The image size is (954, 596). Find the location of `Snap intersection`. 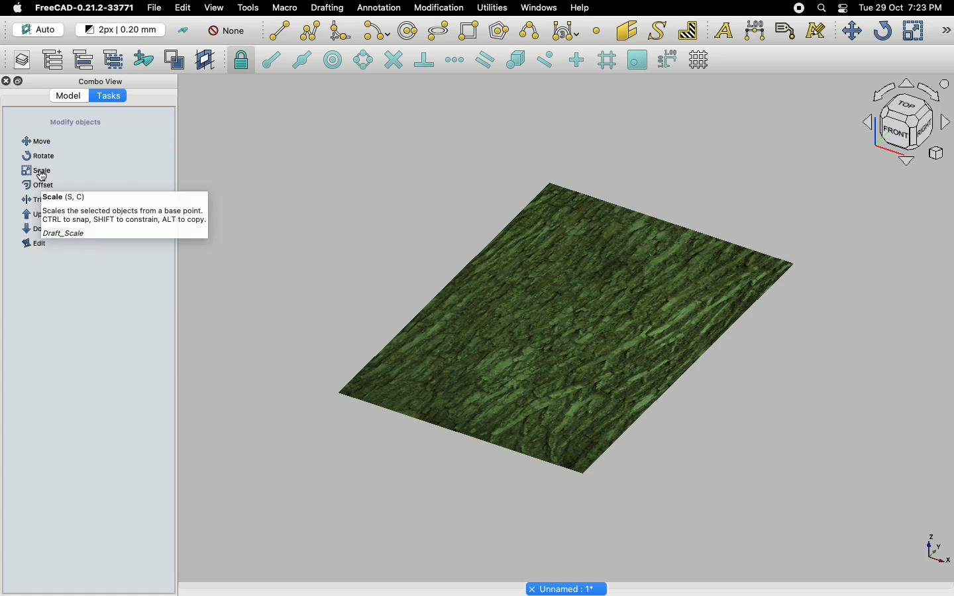

Snap intersection is located at coordinates (393, 58).